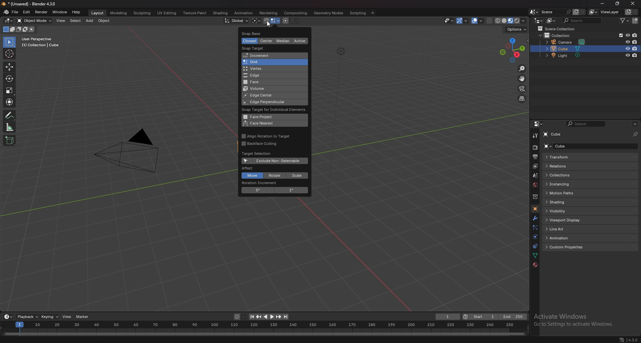 The image size is (641, 343). What do you see at coordinates (551, 20) in the screenshot?
I see `display mode` at bounding box center [551, 20].